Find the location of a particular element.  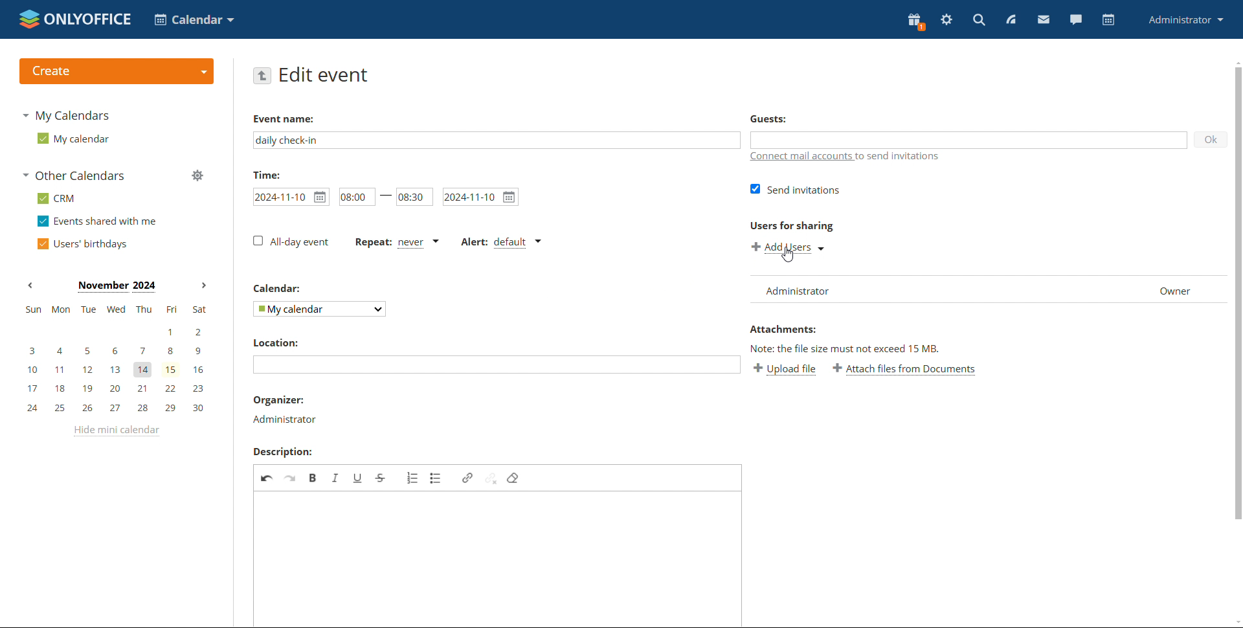

present is located at coordinates (916, 22).